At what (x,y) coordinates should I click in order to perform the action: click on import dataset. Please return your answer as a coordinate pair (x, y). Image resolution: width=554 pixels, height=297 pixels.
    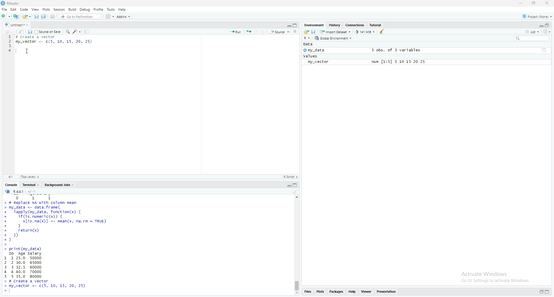
    Looking at the image, I should click on (335, 32).